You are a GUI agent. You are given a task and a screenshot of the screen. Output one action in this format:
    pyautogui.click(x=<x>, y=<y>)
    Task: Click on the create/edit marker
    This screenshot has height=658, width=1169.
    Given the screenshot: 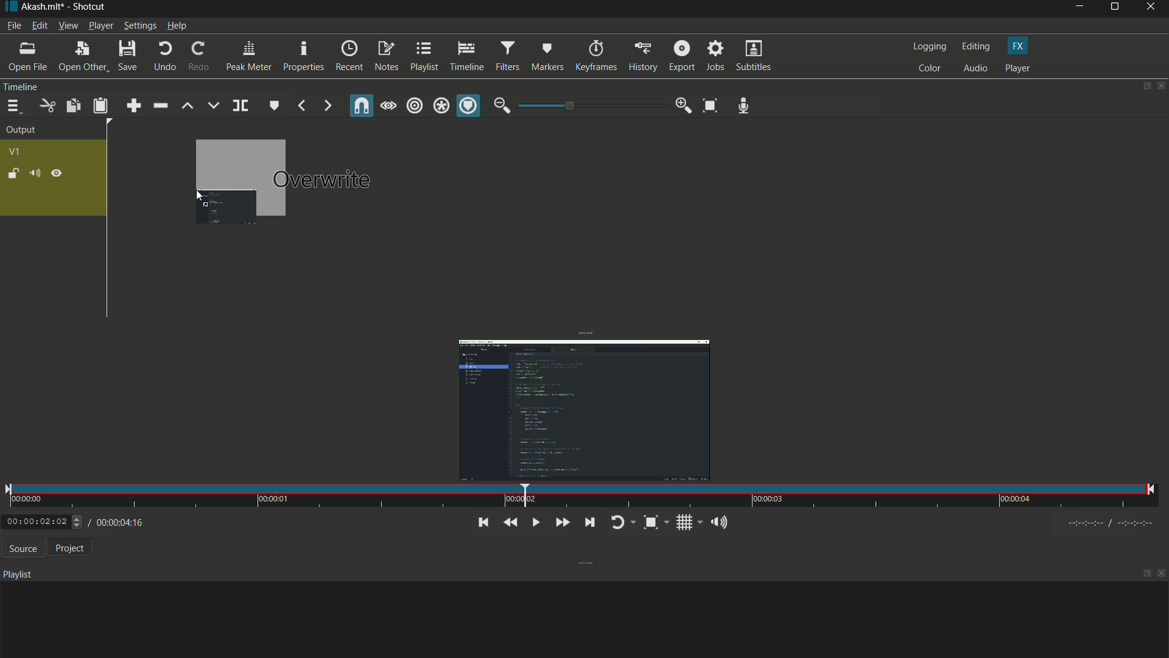 What is the action you would take?
    pyautogui.click(x=273, y=105)
    